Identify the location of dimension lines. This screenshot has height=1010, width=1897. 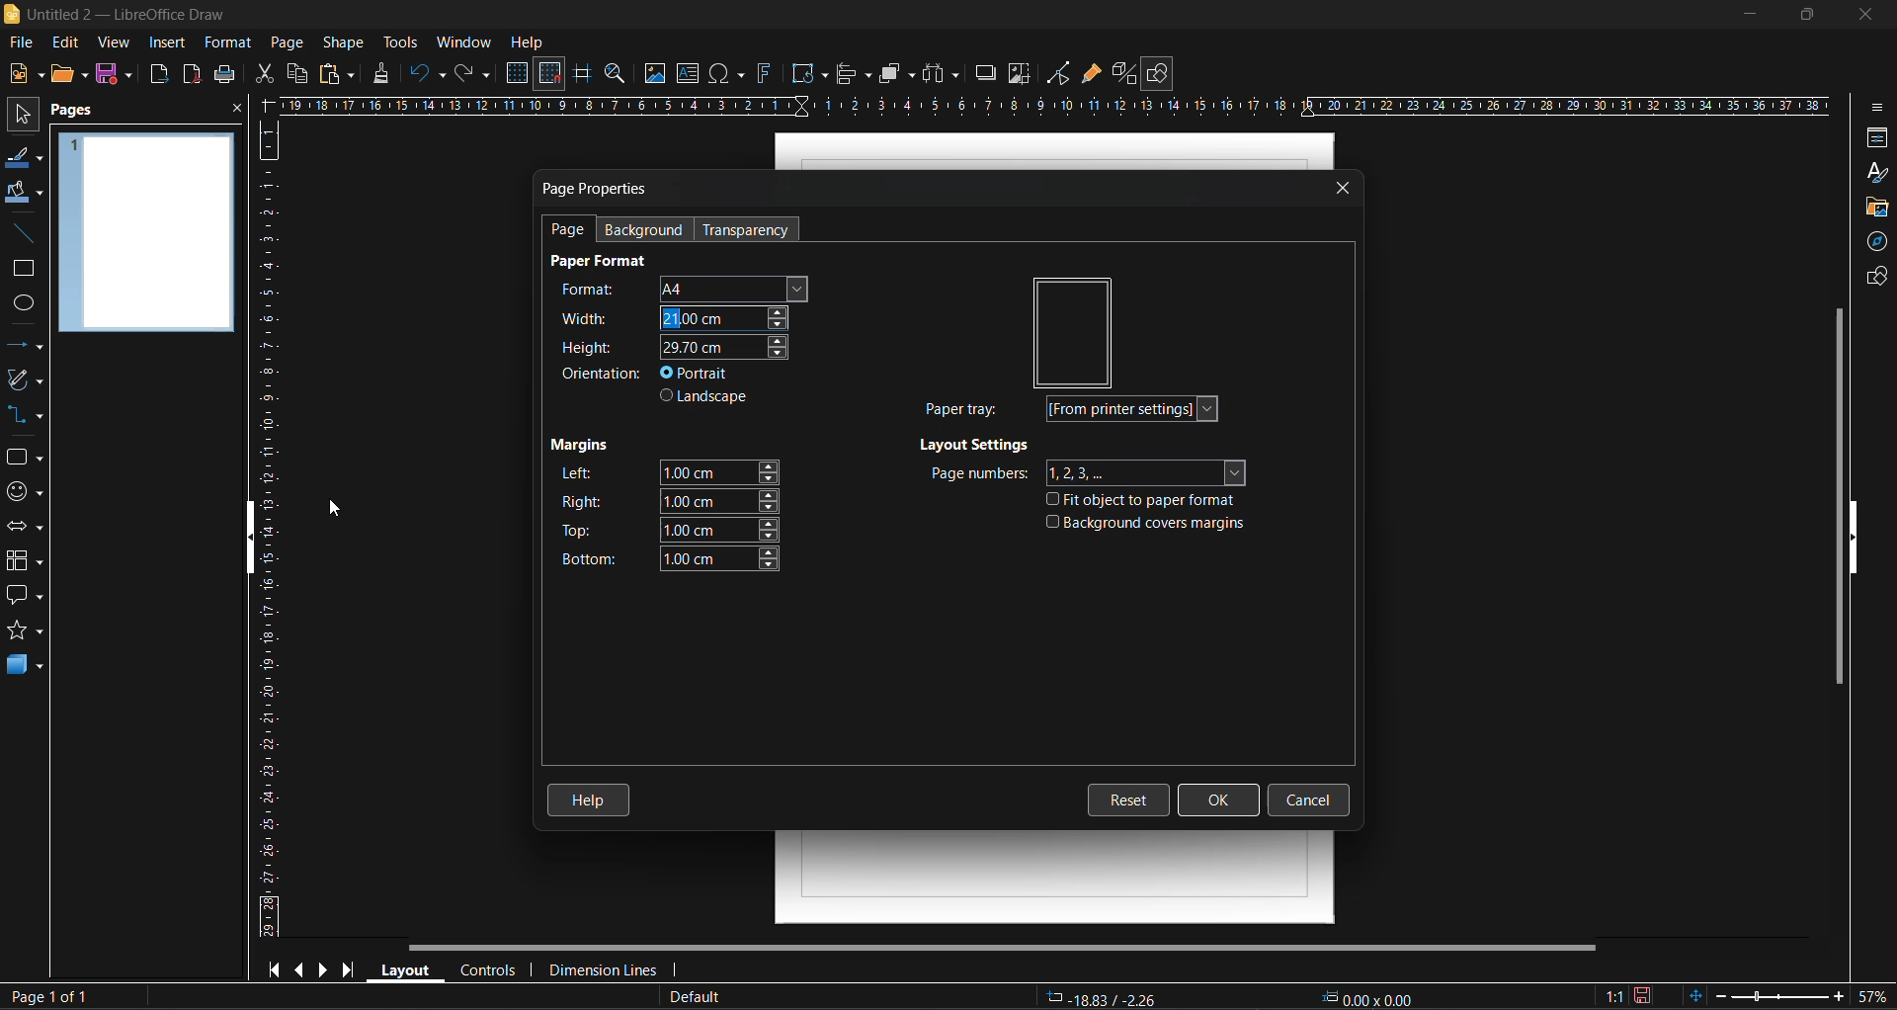
(609, 968).